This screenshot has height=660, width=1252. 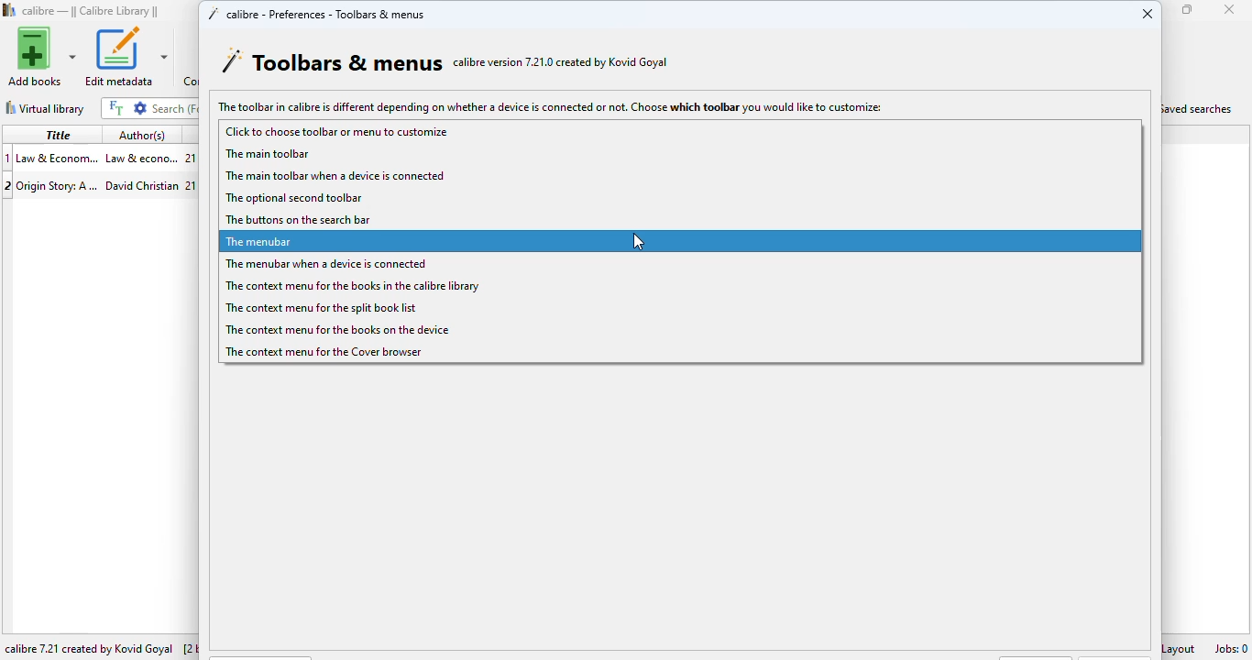 What do you see at coordinates (293, 198) in the screenshot?
I see `the optional second toolbar` at bounding box center [293, 198].